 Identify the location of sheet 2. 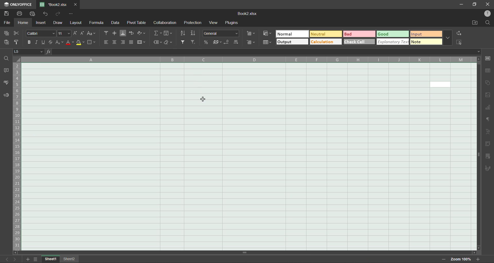
(70, 259).